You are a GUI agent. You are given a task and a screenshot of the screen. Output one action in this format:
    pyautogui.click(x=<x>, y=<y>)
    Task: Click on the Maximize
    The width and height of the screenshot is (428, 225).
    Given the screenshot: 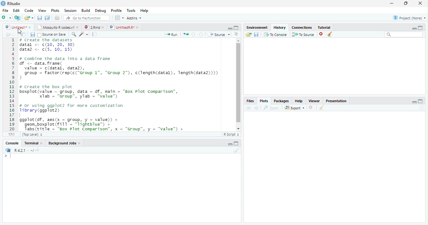 What is the action you would take?
    pyautogui.click(x=420, y=101)
    